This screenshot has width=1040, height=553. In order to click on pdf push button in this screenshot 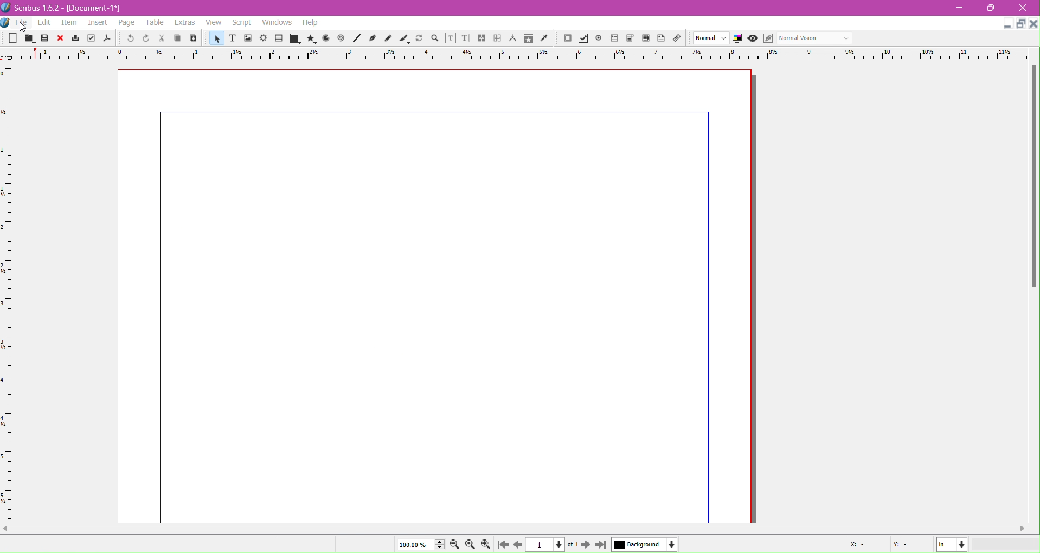, I will do `click(567, 38)`.